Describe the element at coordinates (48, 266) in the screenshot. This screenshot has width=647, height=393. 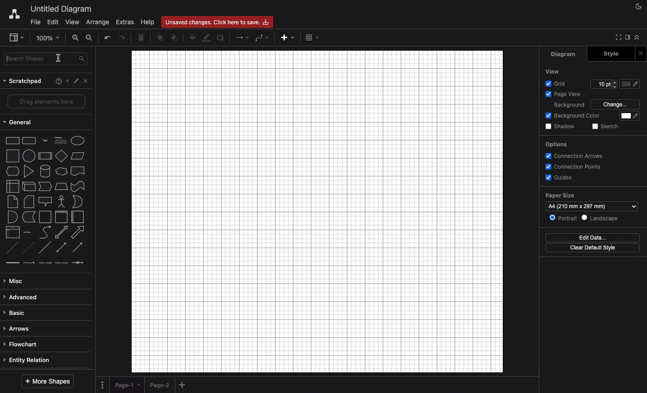
I see `line types` at that location.